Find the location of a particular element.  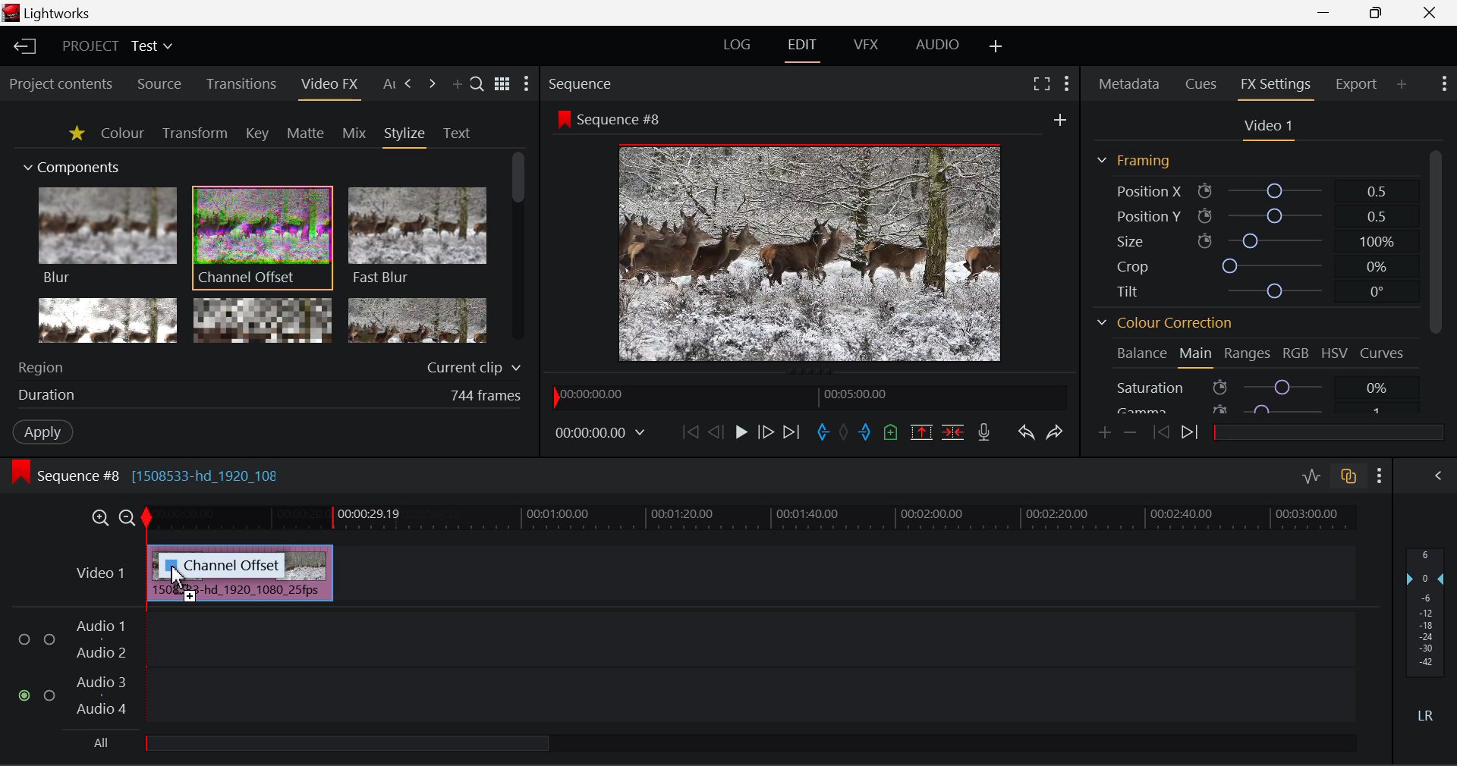

Toggle Audio Levels Editing is located at coordinates (1313, 477).